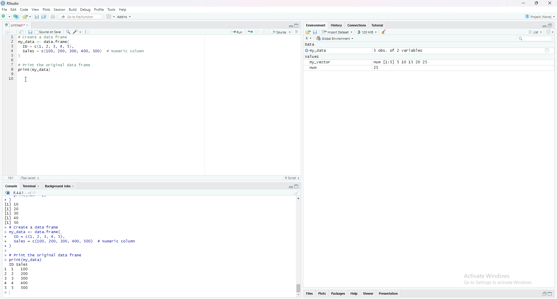 This screenshot has height=299, width=557. Describe the element at coordinates (46, 38) in the screenshot. I see `# create a data frame` at that location.